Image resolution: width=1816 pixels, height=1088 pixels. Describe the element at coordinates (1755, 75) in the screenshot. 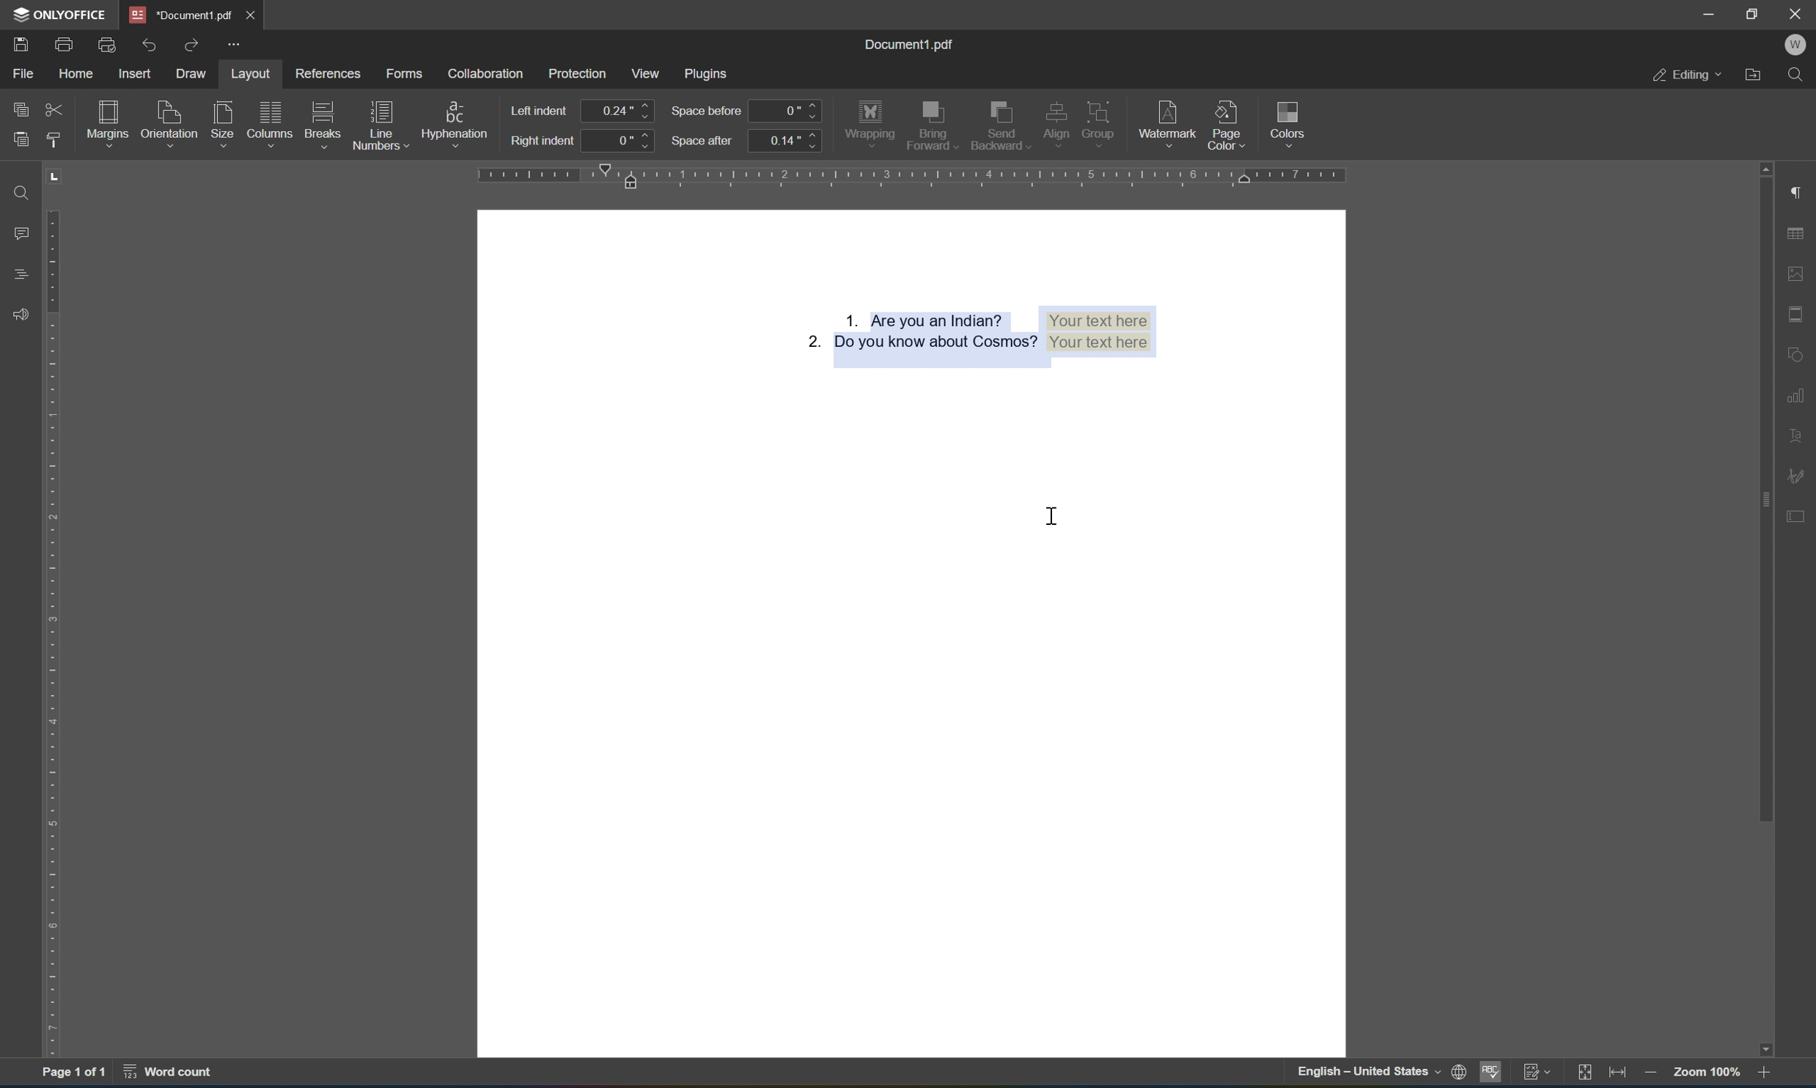

I see `open file location` at that location.